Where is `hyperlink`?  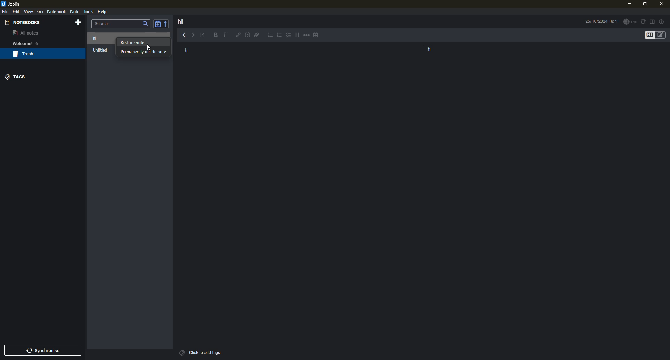
hyperlink is located at coordinates (238, 36).